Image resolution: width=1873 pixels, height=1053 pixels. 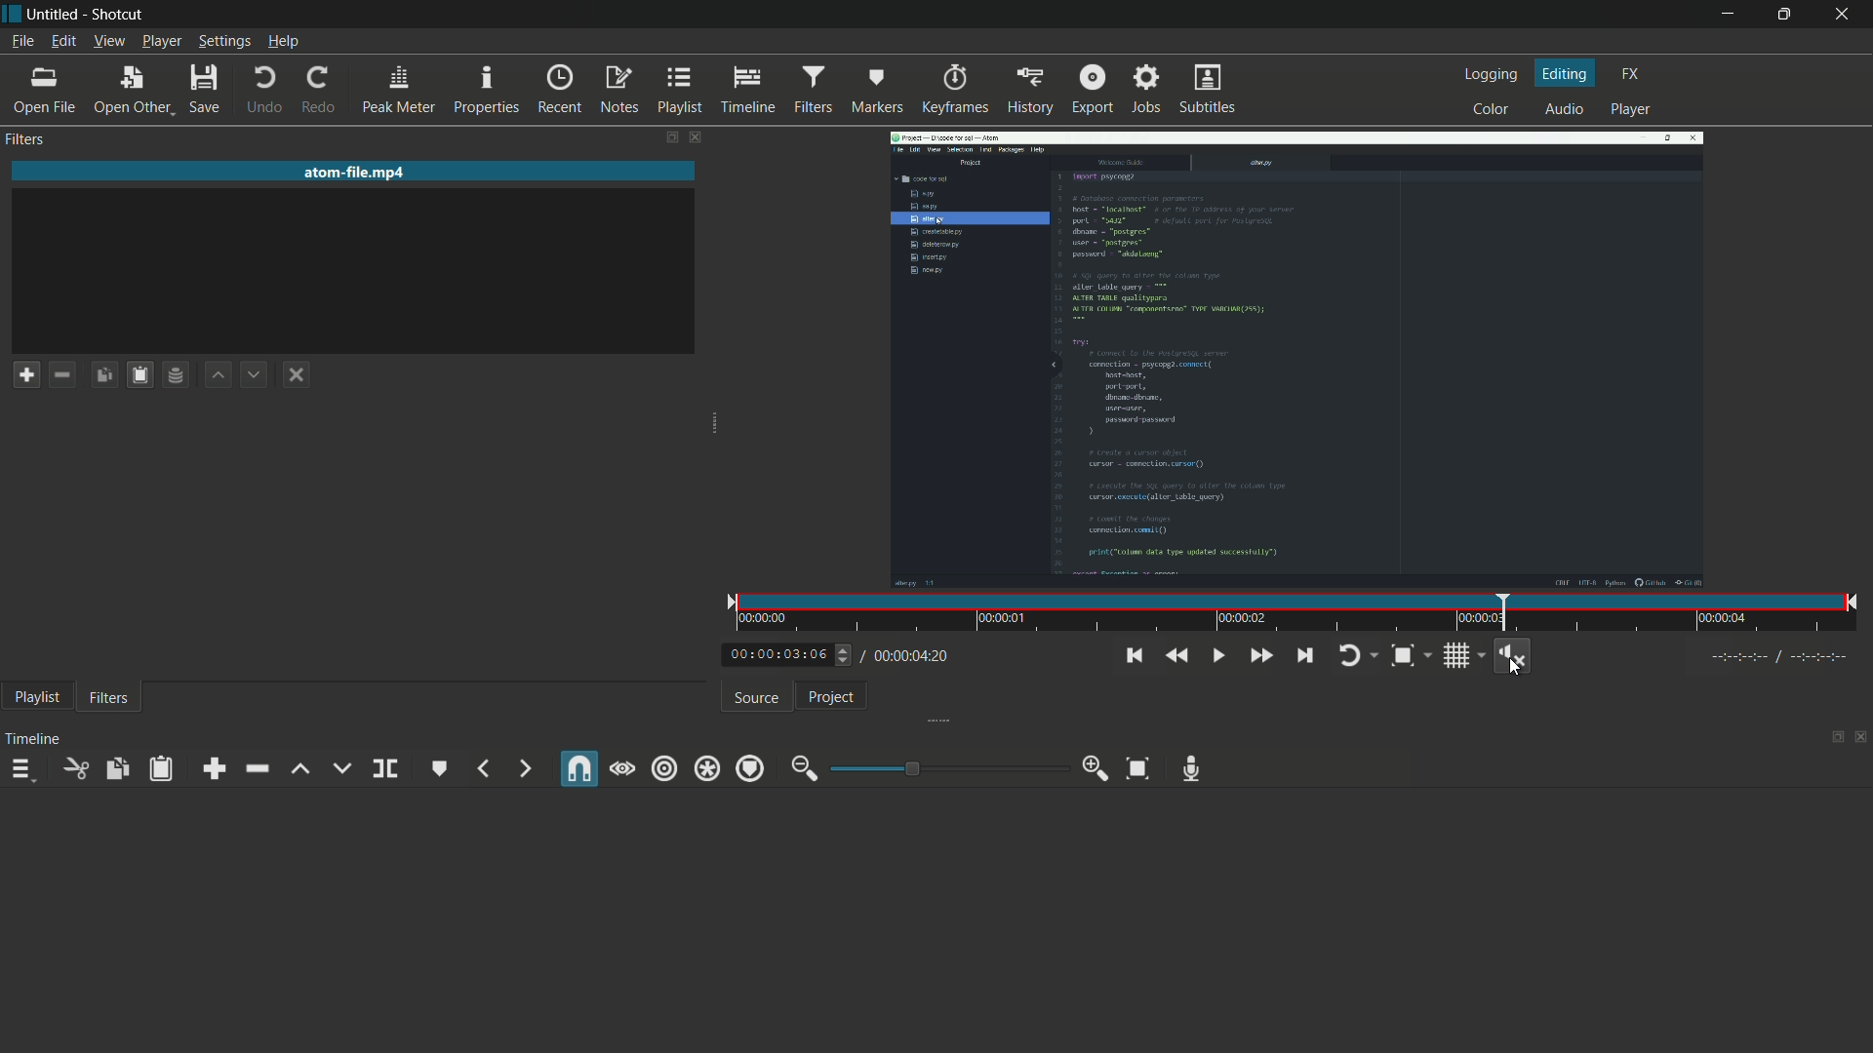 What do you see at coordinates (61, 375) in the screenshot?
I see `remove filter` at bounding box center [61, 375].